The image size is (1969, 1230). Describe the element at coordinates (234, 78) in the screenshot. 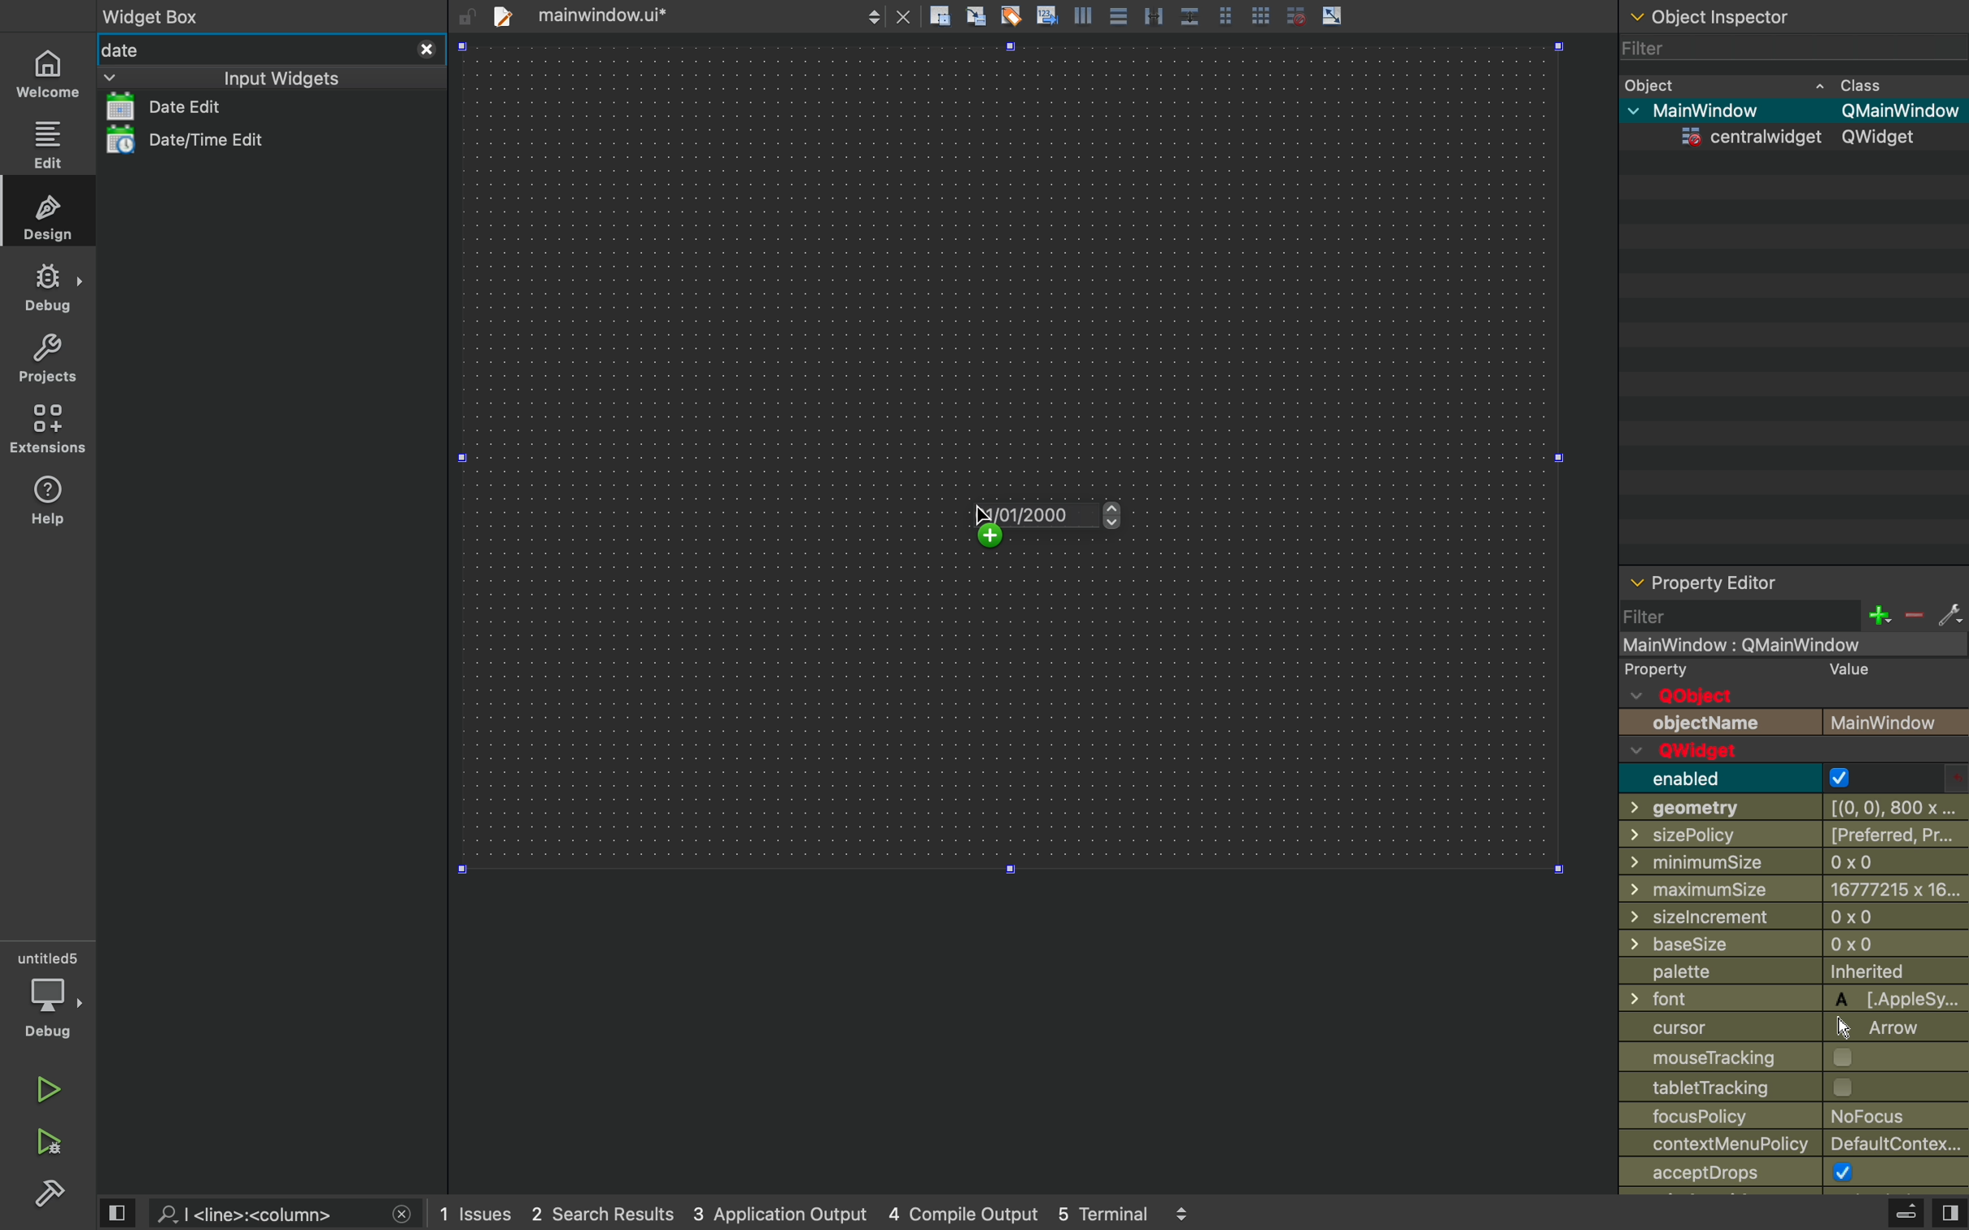

I see `input widgets` at that location.